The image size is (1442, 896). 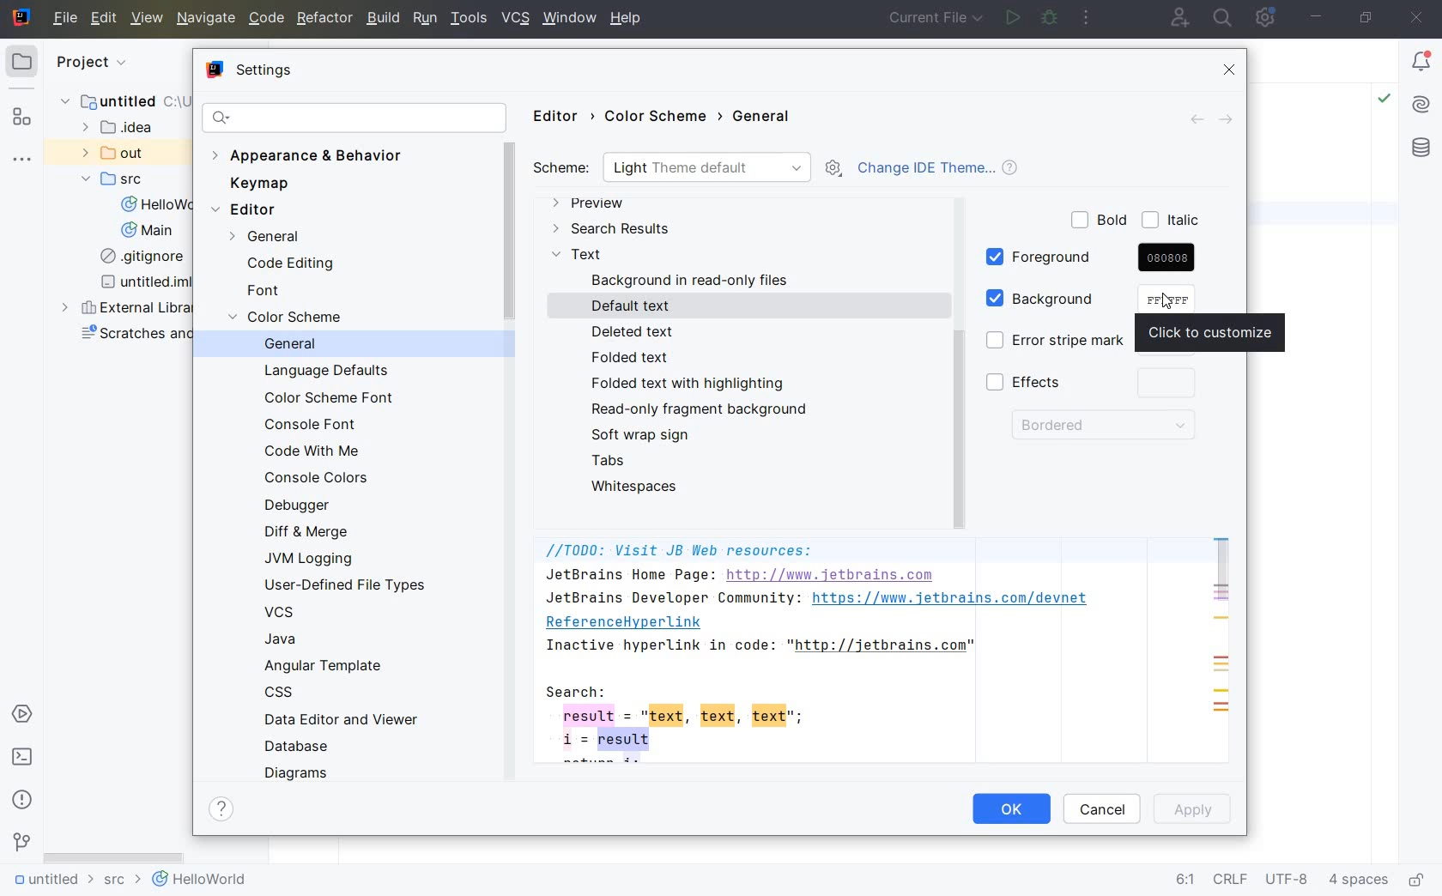 What do you see at coordinates (22, 799) in the screenshot?
I see `problems` at bounding box center [22, 799].